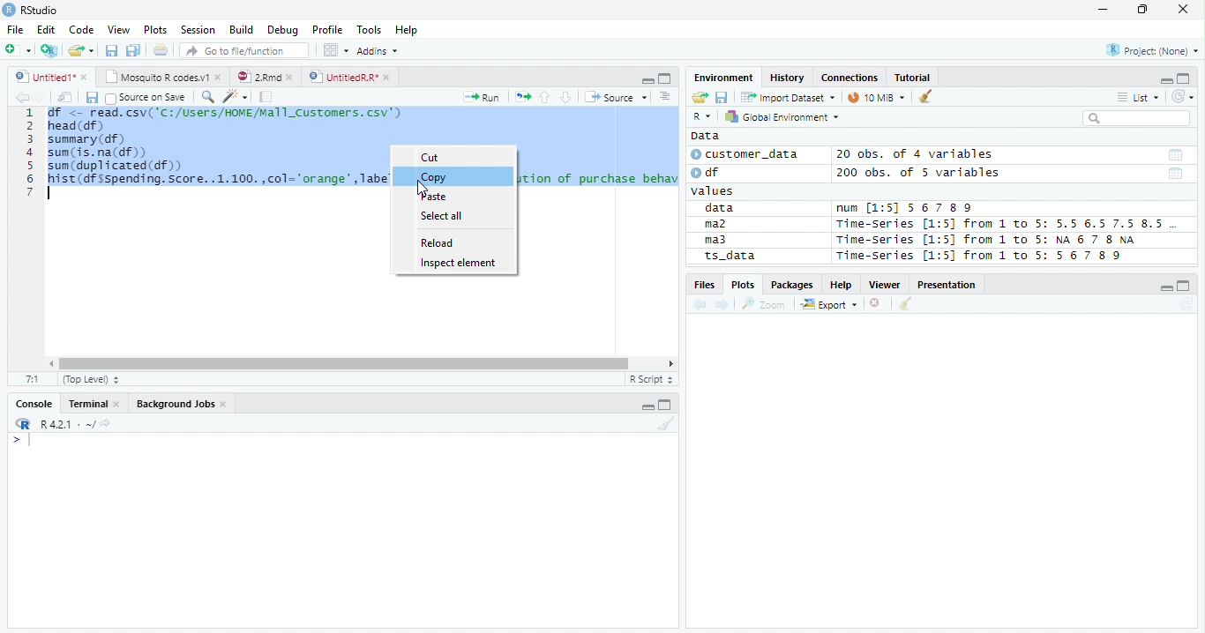  I want to click on Show document outline, so click(663, 96).